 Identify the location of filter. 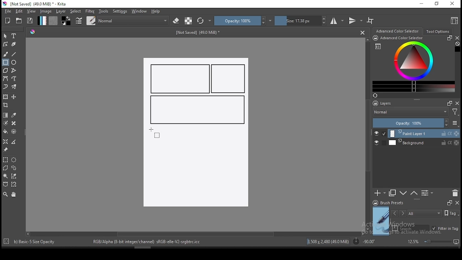
(90, 11).